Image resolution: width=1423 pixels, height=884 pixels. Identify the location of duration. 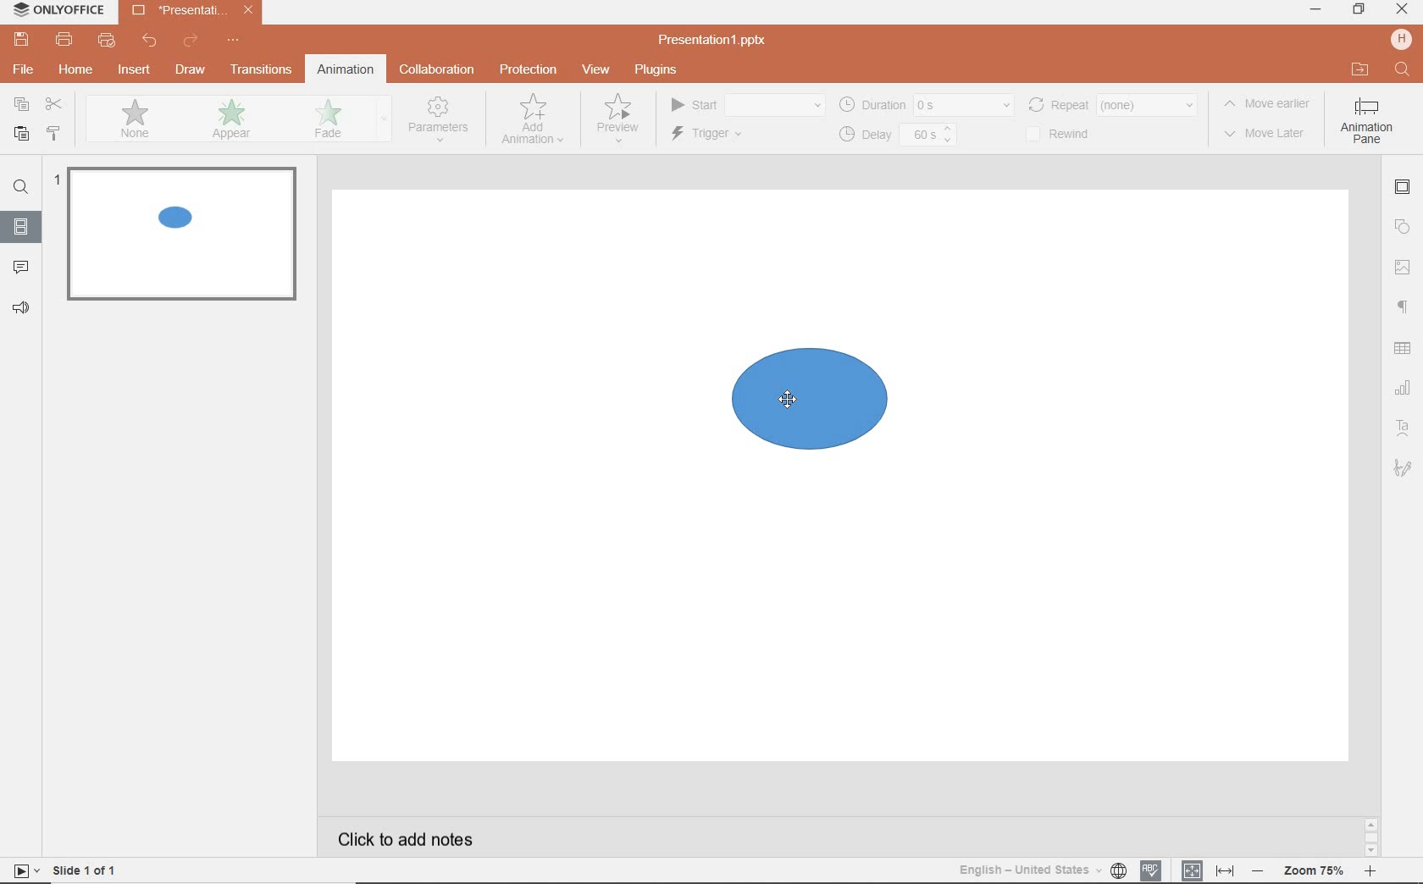
(925, 104).